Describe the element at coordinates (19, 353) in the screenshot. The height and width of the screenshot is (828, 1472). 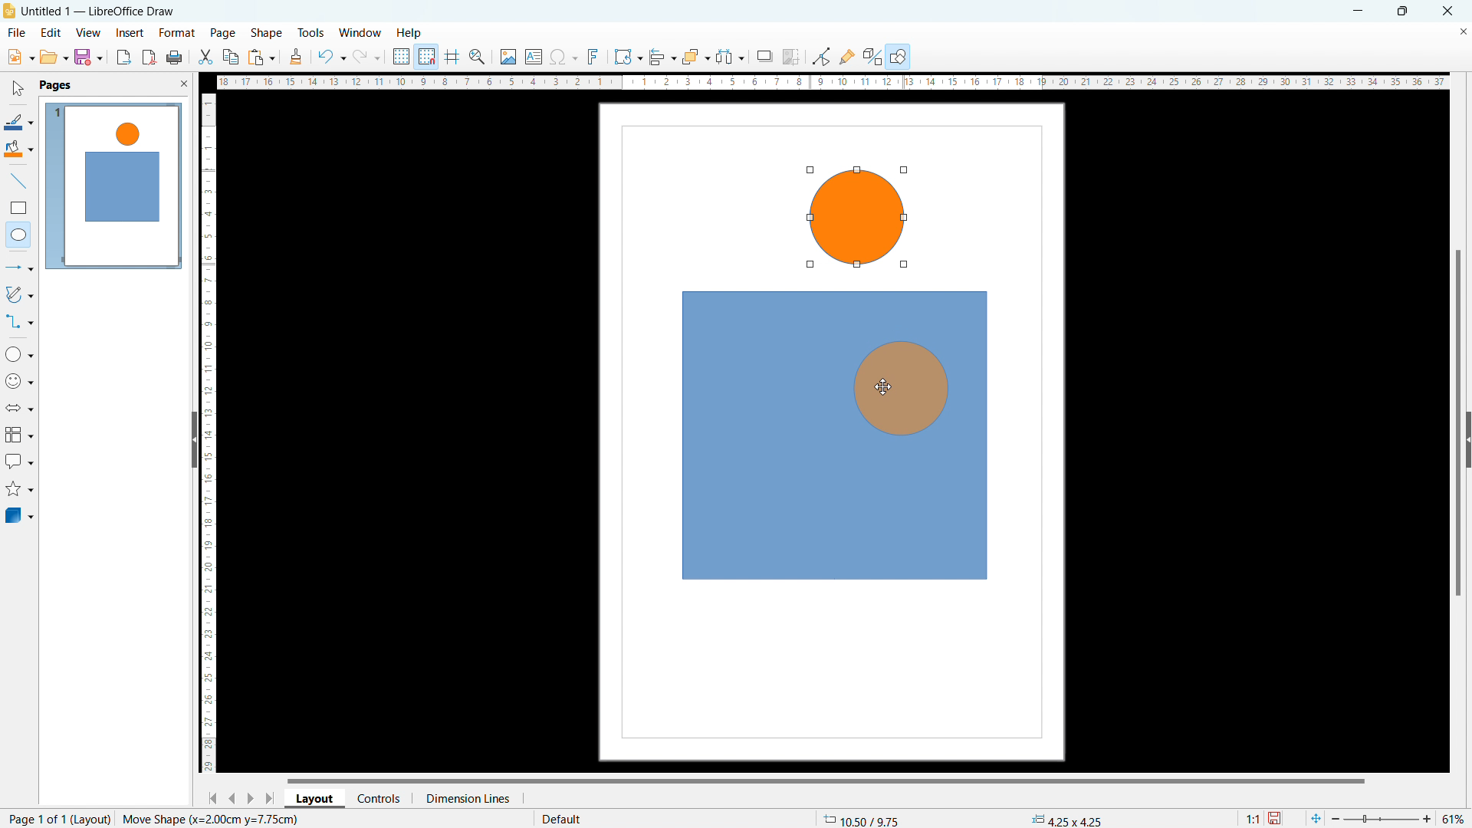
I see `basic shapes` at that location.